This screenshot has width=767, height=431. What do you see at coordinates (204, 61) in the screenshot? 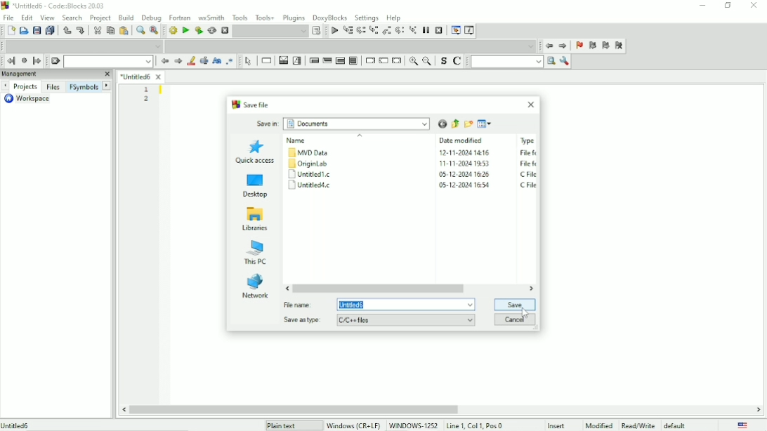
I see `Selected text` at bounding box center [204, 61].